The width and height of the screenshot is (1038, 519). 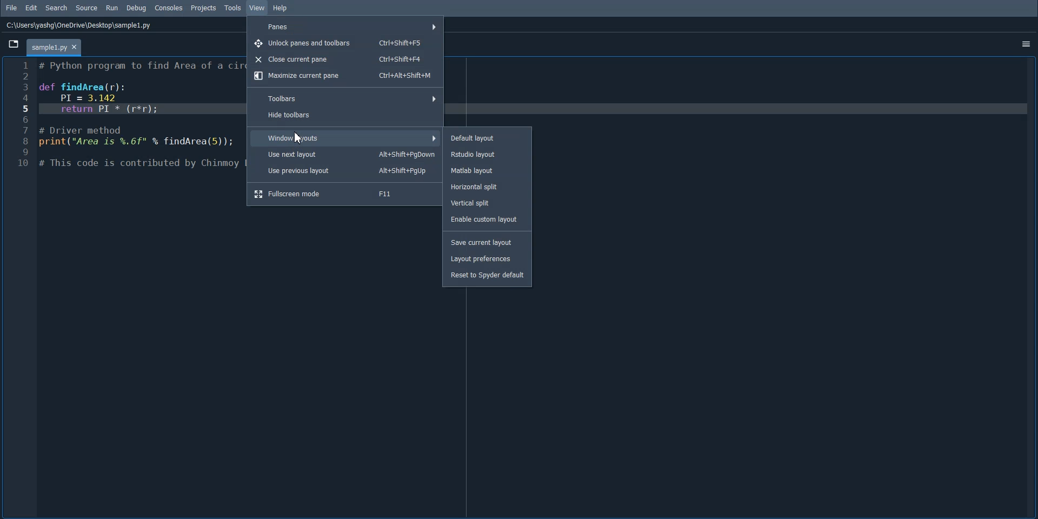 I want to click on Reset to spyder default, so click(x=487, y=276).